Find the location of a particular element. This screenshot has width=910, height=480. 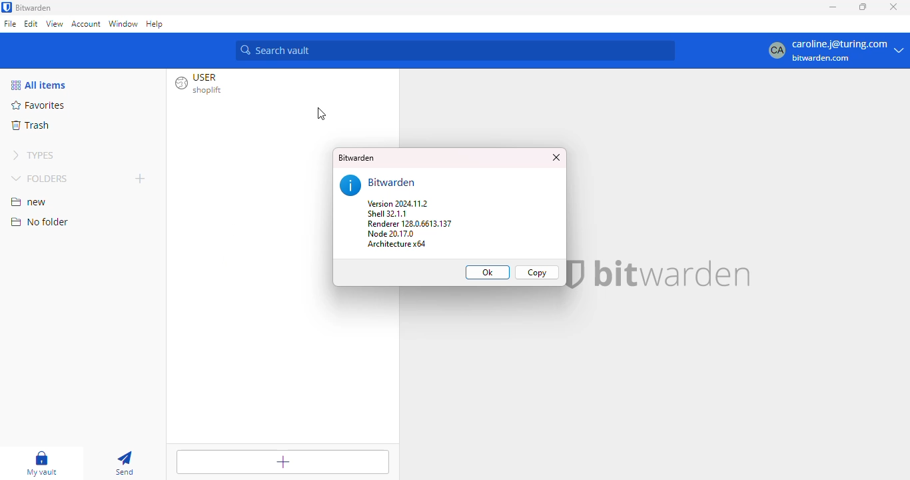

close is located at coordinates (558, 157).